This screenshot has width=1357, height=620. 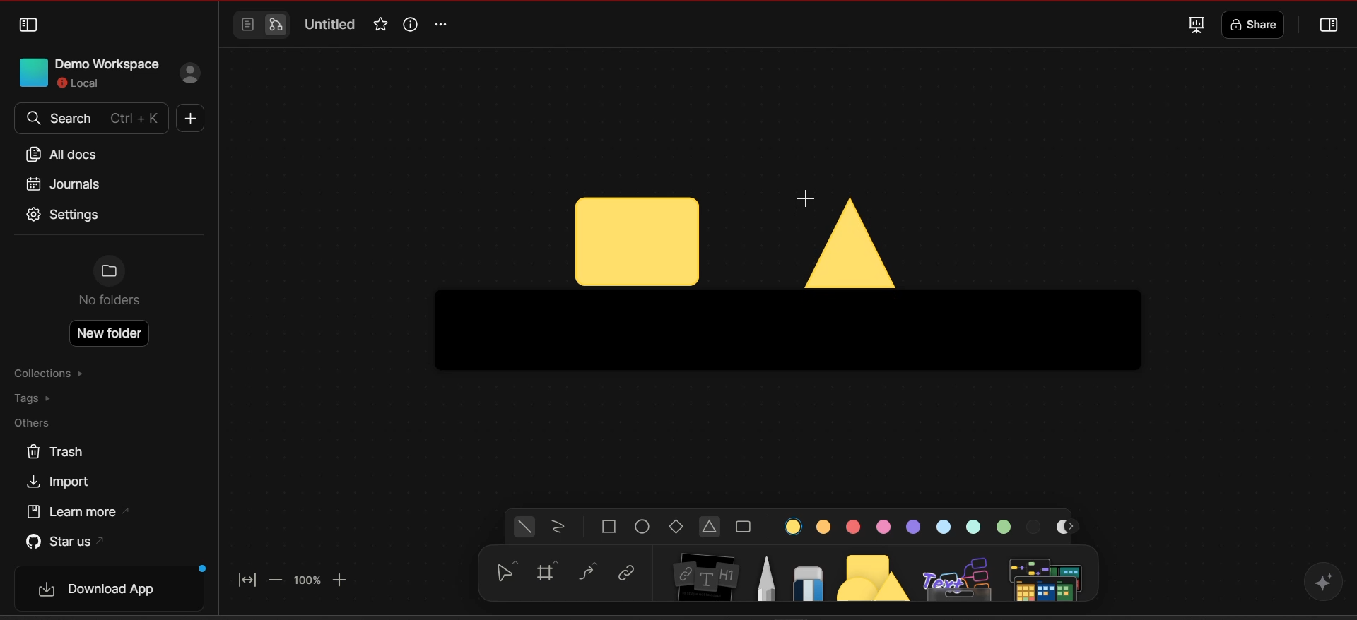 What do you see at coordinates (67, 155) in the screenshot?
I see `all docs` at bounding box center [67, 155].